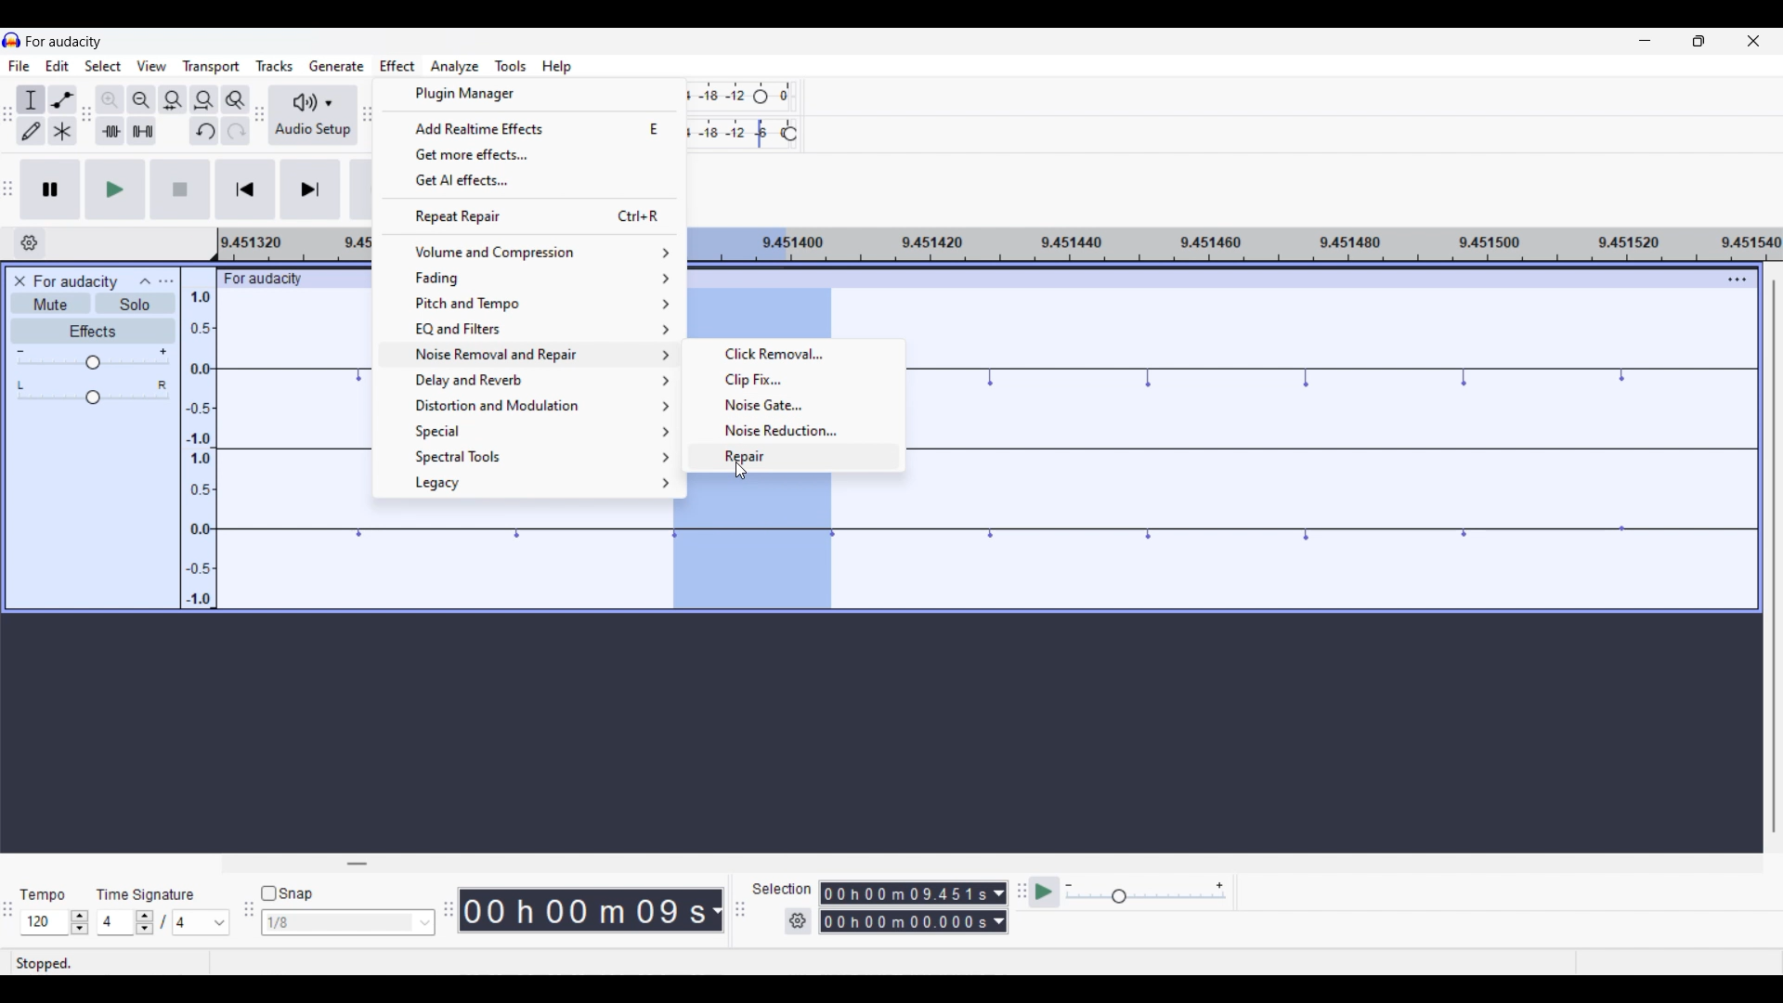 This screenshot has height=1003, width=1783. What do you see at coordinates (151, 65) in the screenshot?
I see `View menu` at bounding box center [151, 65].